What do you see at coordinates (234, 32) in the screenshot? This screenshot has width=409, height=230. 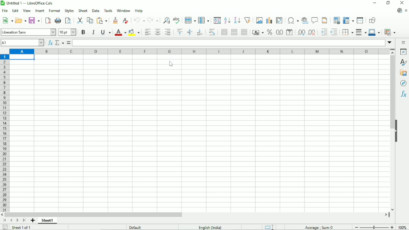 I see `Merge cells` at bounding box center [234, 32].